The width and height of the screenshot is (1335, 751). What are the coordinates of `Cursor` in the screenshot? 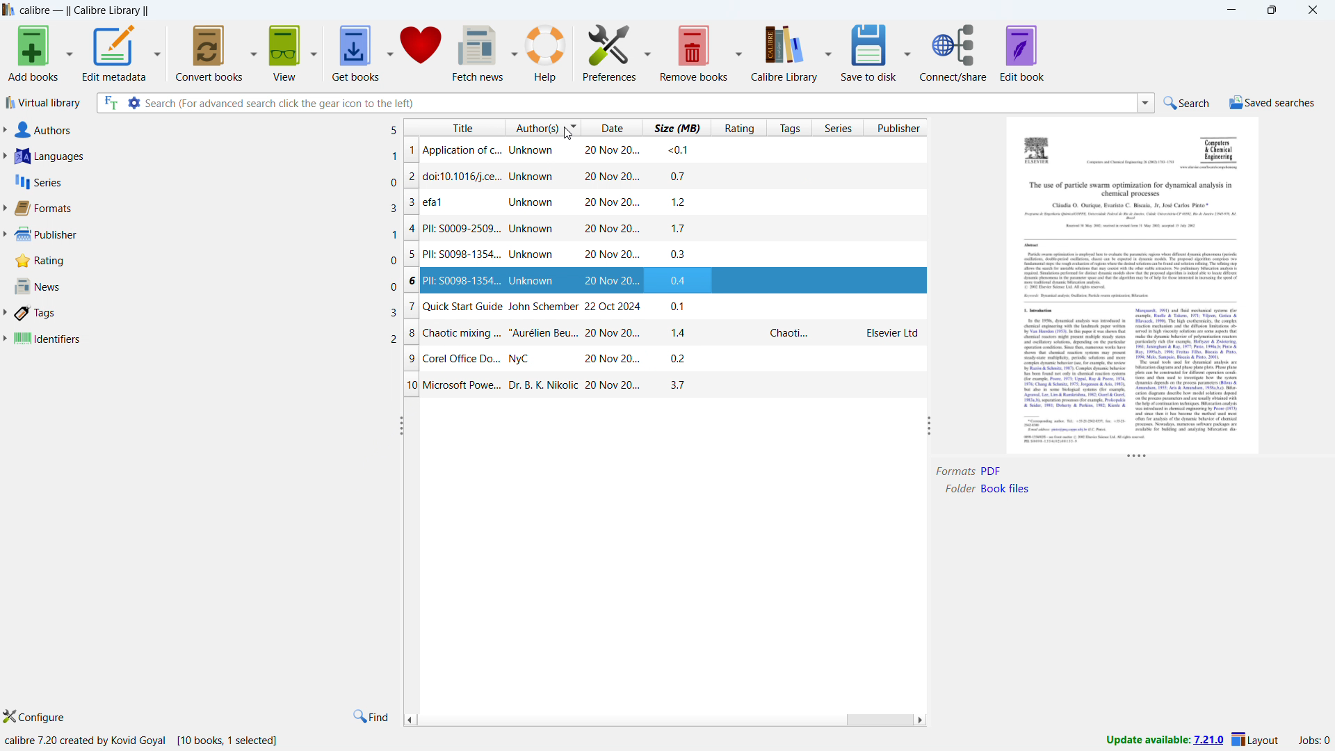 It's located at (567, 133).